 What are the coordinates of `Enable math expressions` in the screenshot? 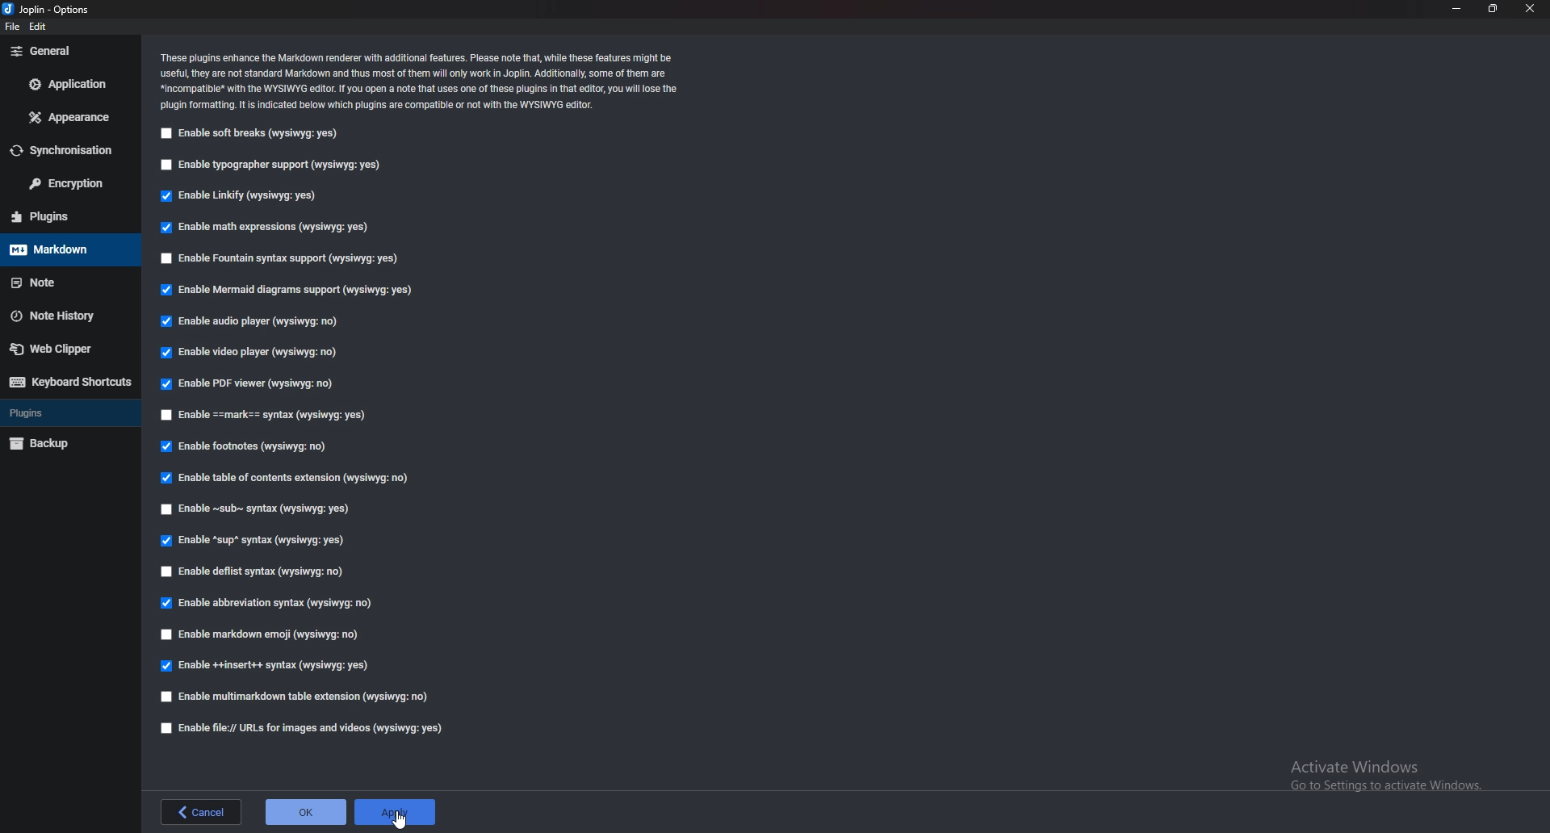 It's located at (282, 226).